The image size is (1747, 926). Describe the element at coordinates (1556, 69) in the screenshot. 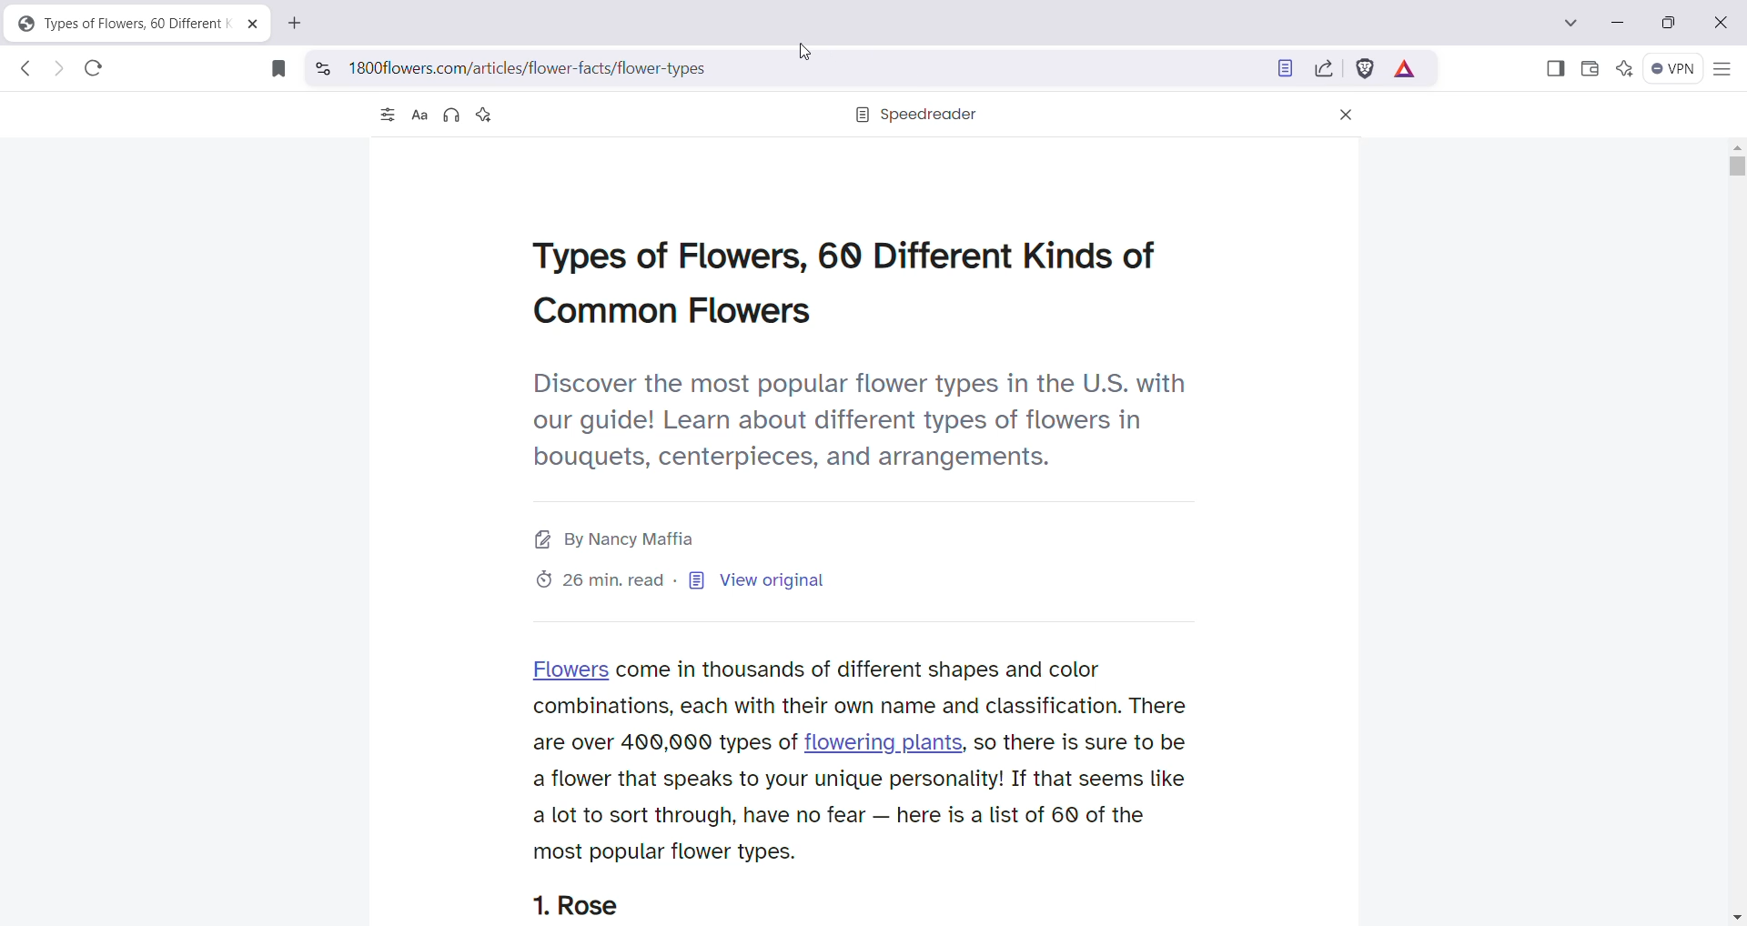

I see `Show Sidebar` at that location.